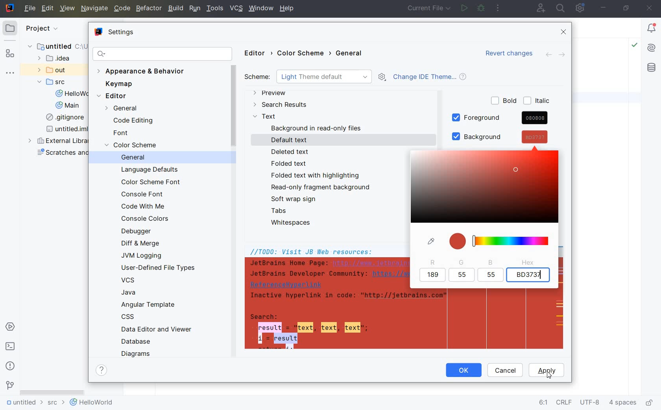  What do you see at coordinates (319, 187) in the screenshot?
I see `READ-ONLY FRAGMENT BACKGROUND` at bounding box center [319, 187].